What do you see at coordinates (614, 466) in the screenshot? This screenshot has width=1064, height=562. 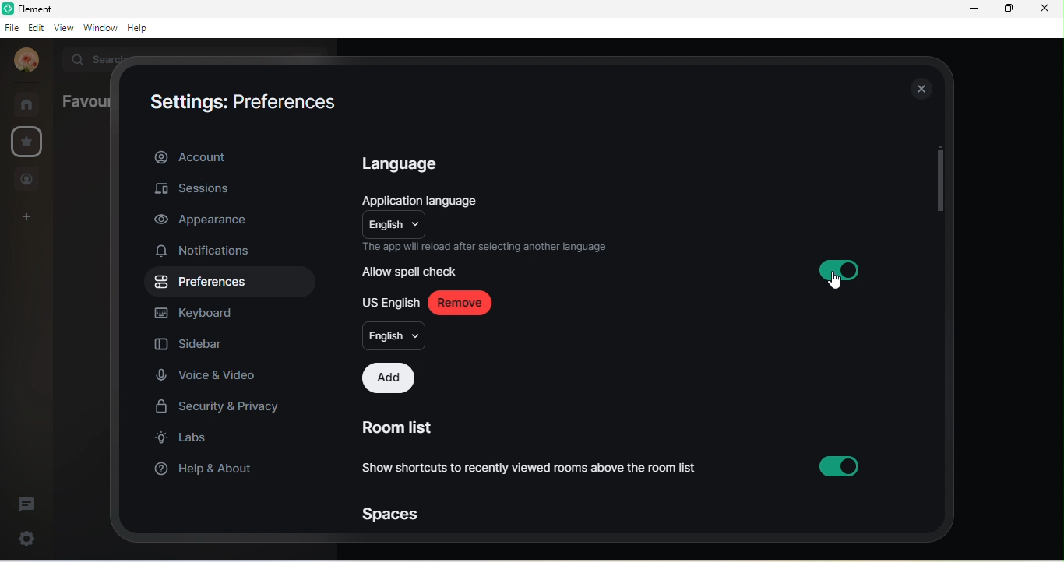 I see `show shortcuts to recently viewed rooms above the room list` at bounding box center [614, 466].